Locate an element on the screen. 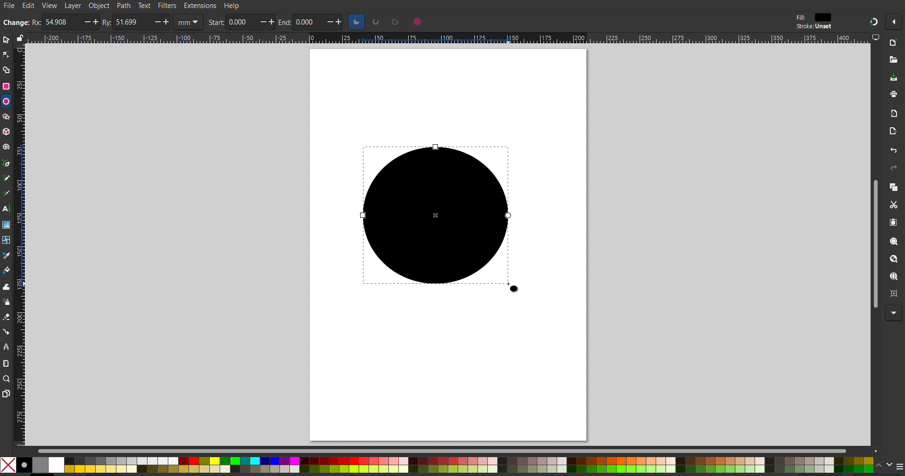 This screenshot has width=905, height=476. Zoom Tool is located at coordinates (6, 378).